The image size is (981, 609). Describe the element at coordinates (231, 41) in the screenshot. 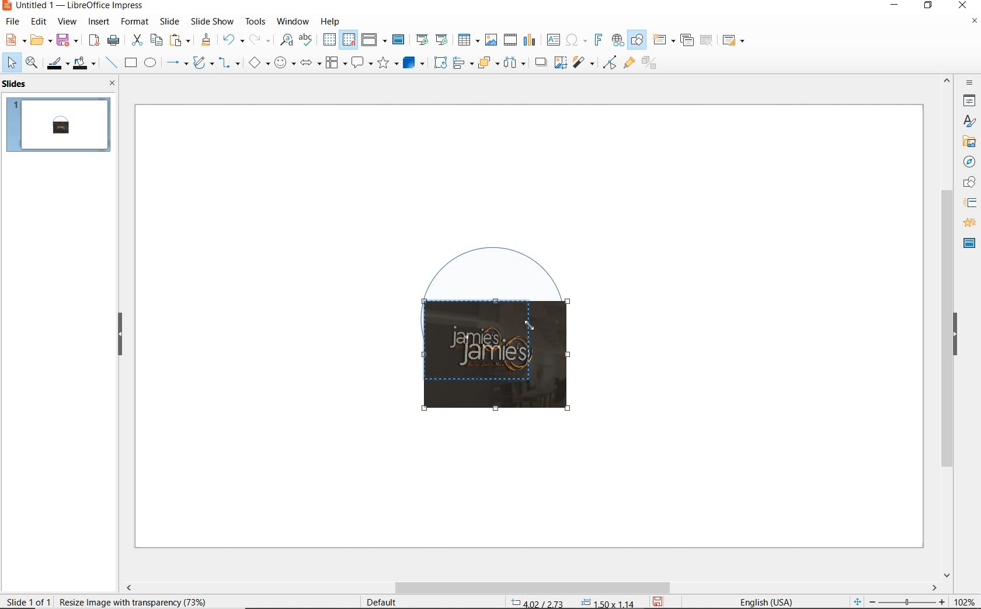

I see `undo` at that location.